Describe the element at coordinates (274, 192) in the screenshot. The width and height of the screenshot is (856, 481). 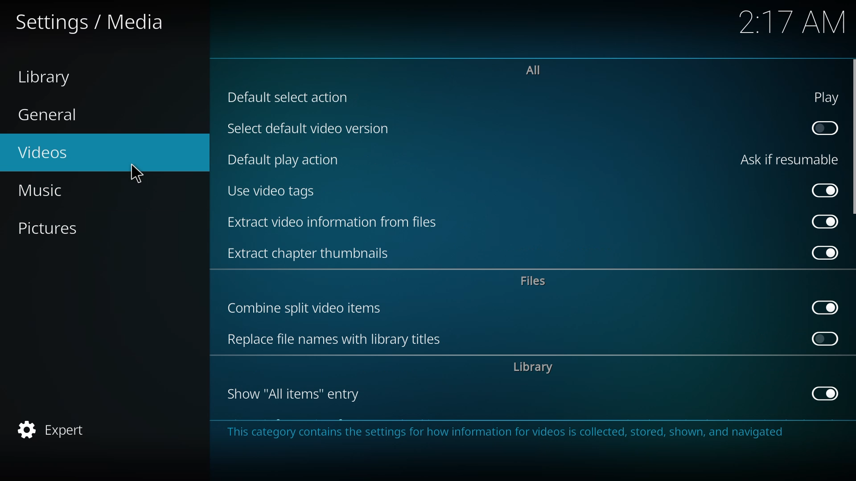
I see `use video tags` at that location.